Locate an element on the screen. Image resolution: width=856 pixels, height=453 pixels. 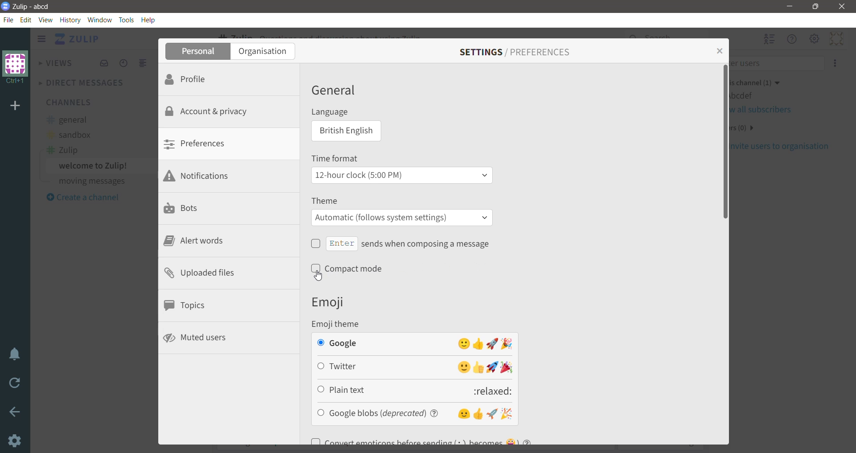
sandbox is located at coordinates (69, 134).